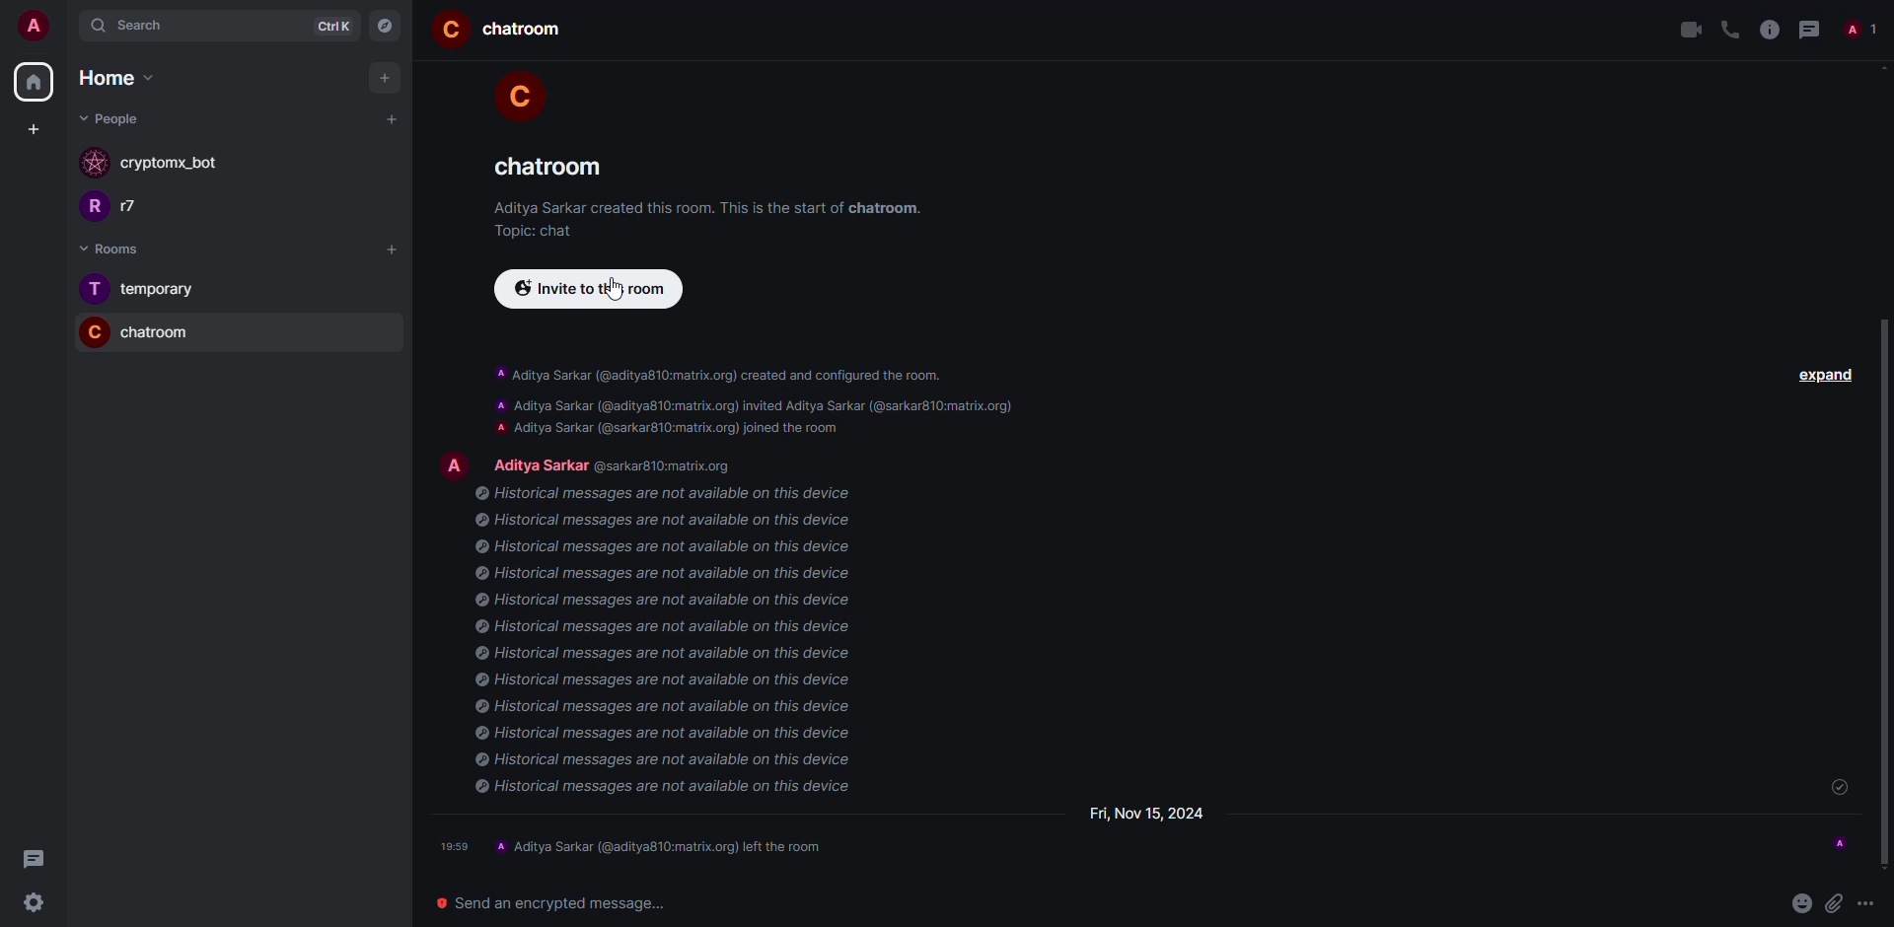  Describe the element at coordinates (525, 31) in the screenshot. I see `room` at that location.